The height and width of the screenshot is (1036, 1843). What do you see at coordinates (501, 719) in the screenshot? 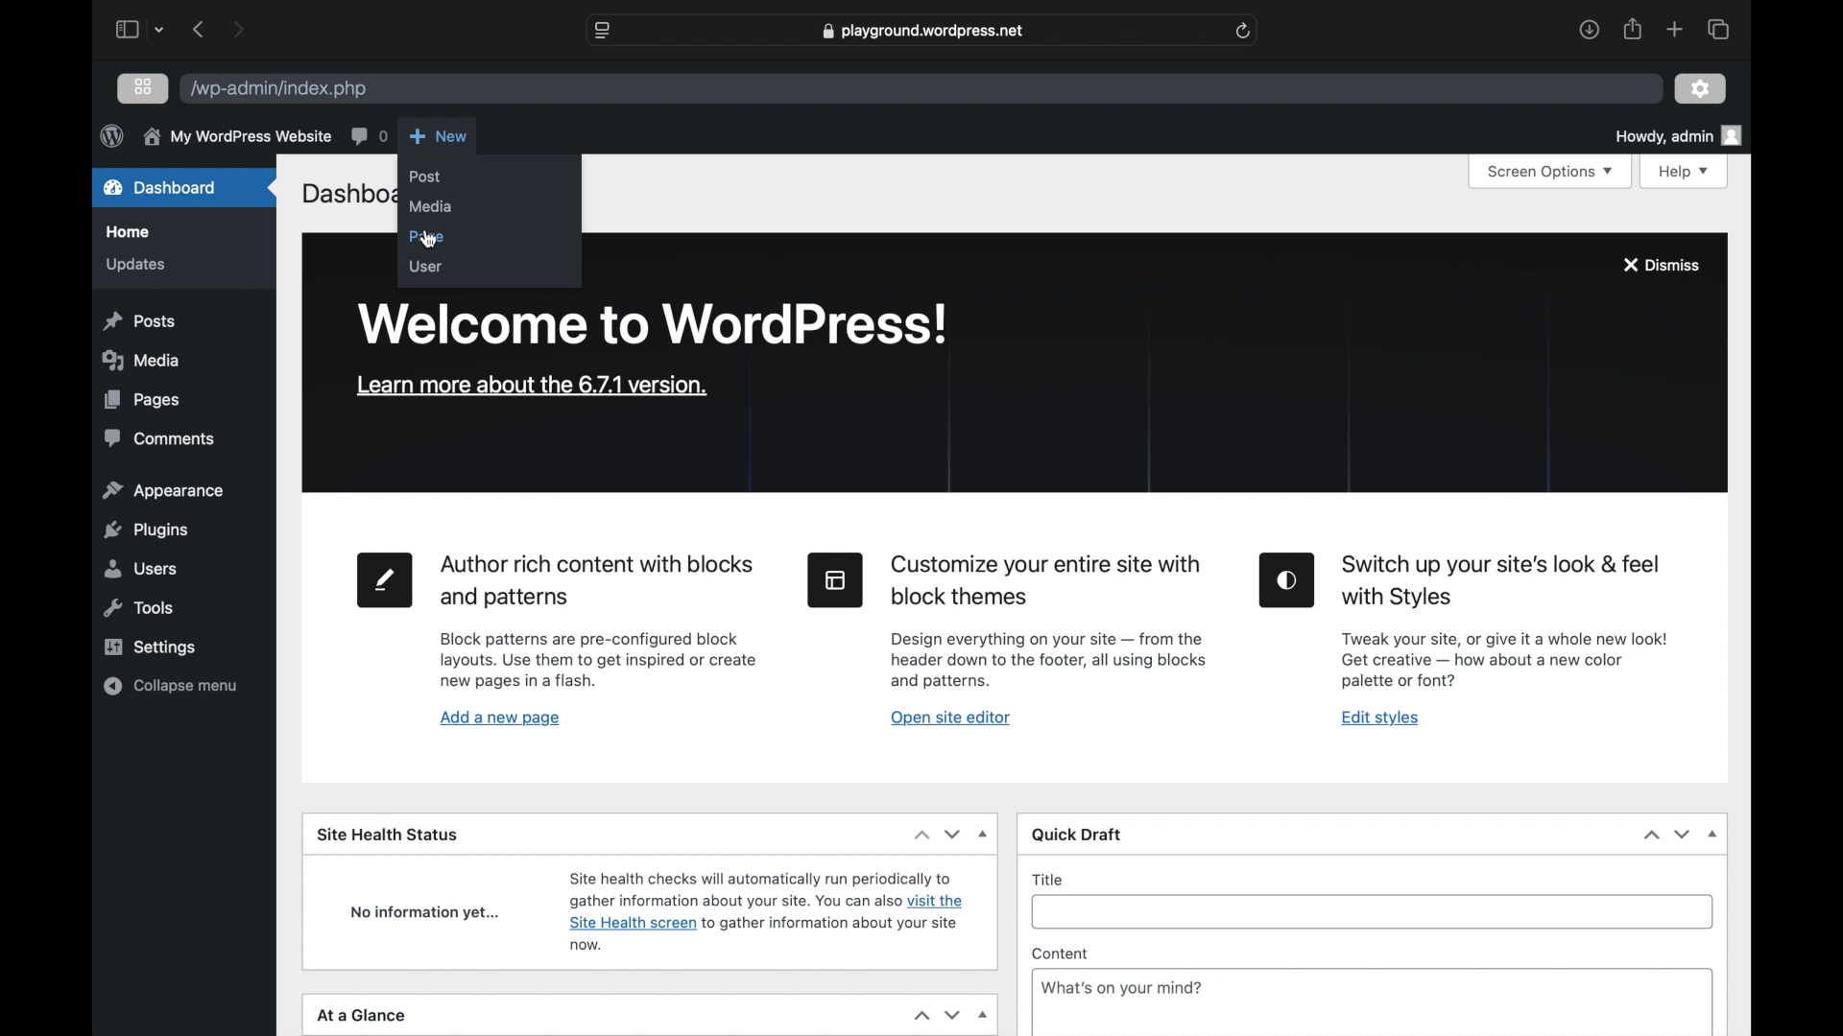
I see `add a new page` at bounding box center [501, 719].